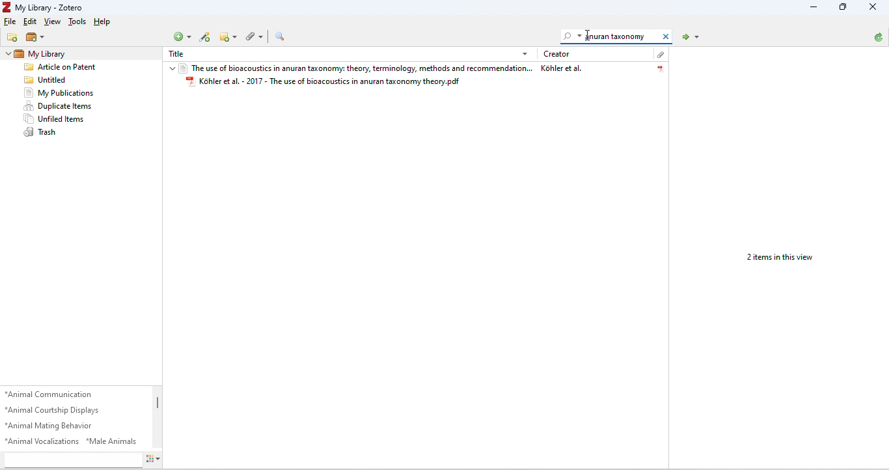 This screenshot has height=470, width=889. What do you see at coordinates (56, 426) in the screenshot?
I see `*Animal Mating Behavior` at bounding box center [56, 426].